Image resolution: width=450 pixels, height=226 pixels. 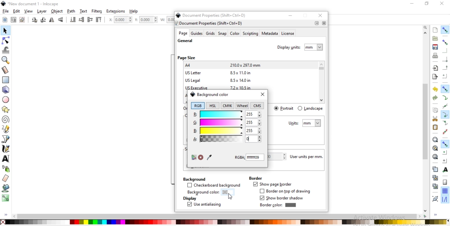 What do you see at coordinates (435, 157) in the screenshot?
I see `zoom to fit page` at bounding box center [435, 157].